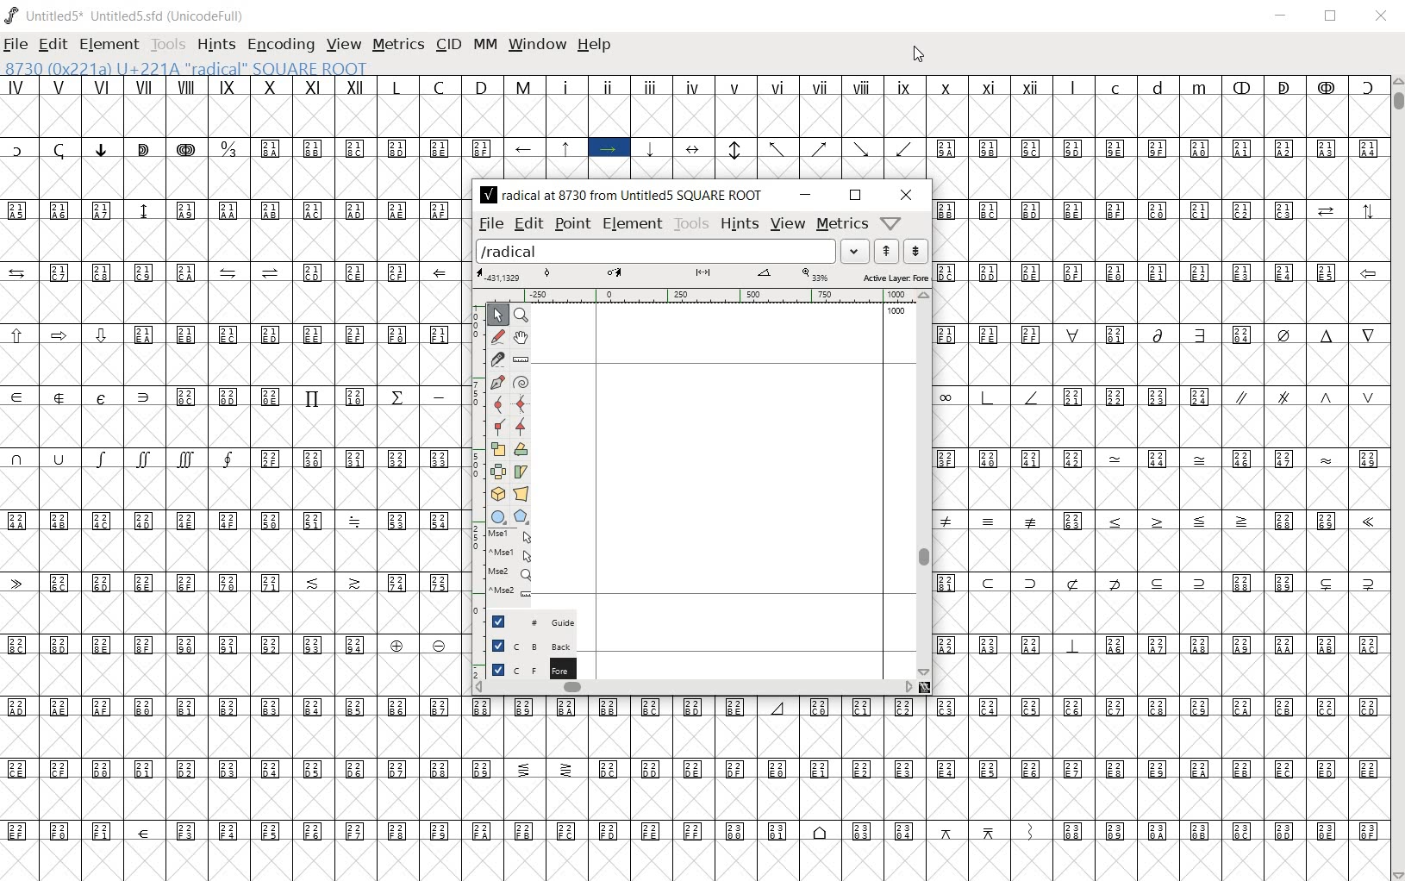 The height and width of the screenshot is (881, 1405). I want to click on Untitled5* Untitled5.sfd (UnicodeFull), so click(126, 13).